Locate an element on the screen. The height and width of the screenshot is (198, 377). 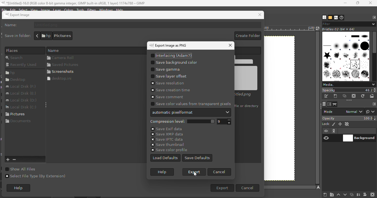
Local dsk (D:) is located at coordinates (22, 100).